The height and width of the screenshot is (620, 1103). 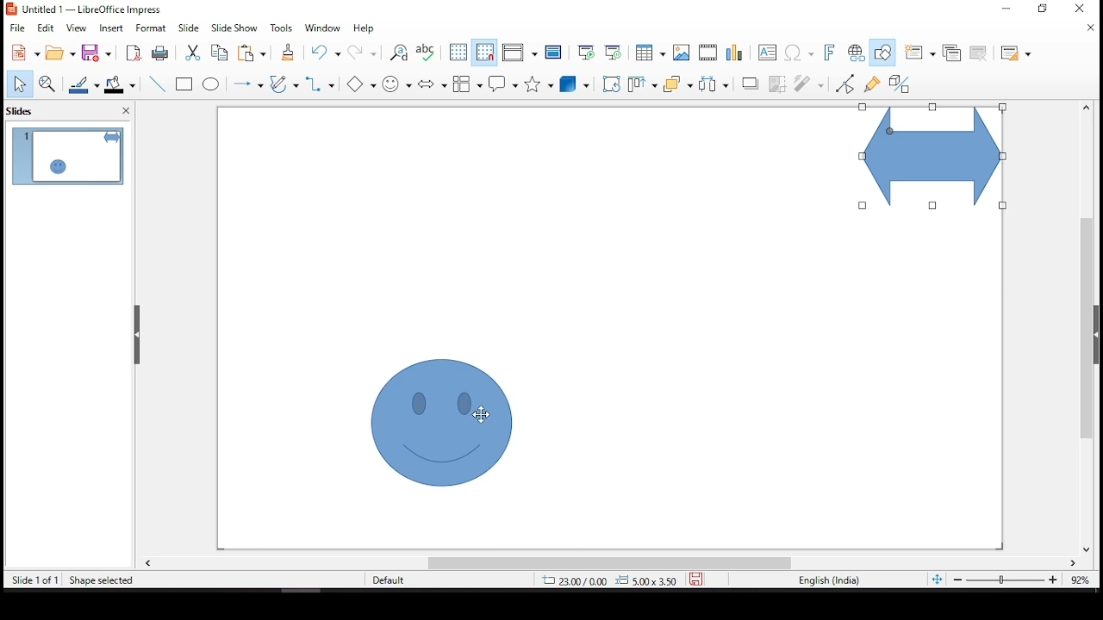 What do you see at coordinates (953, 51) in the screenshot?
I see `duplicate slide` at bounding box center [953, 51].